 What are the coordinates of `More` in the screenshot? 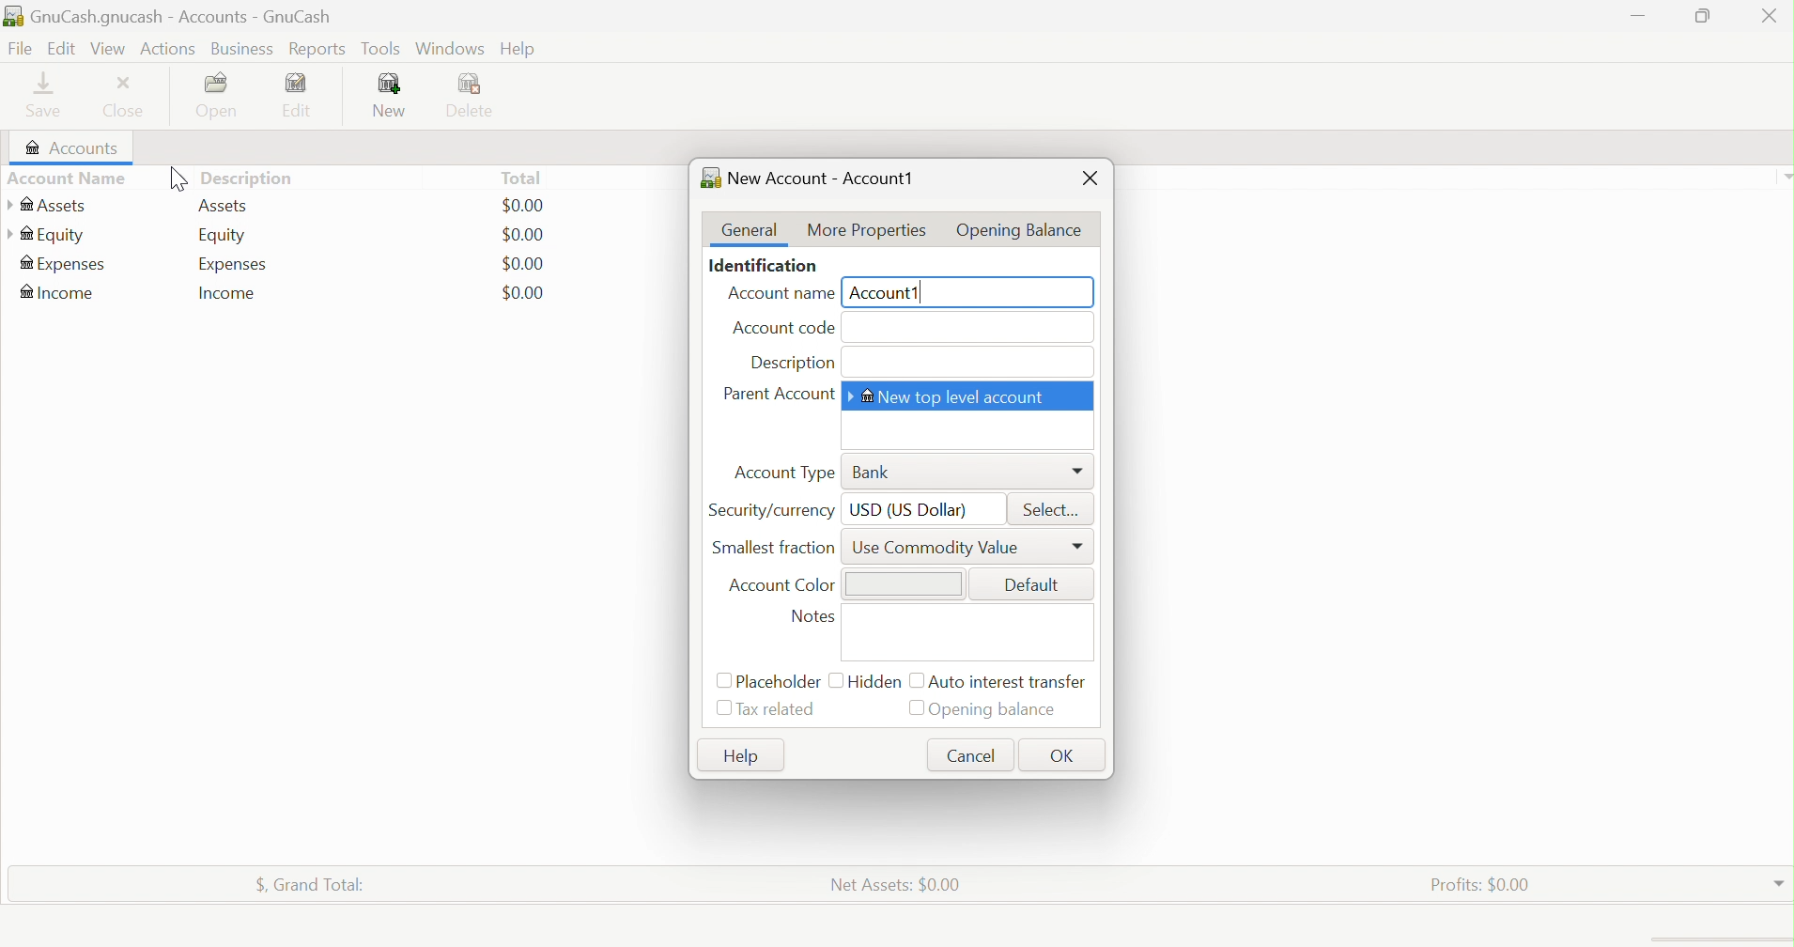 It's located at (1080, 472).